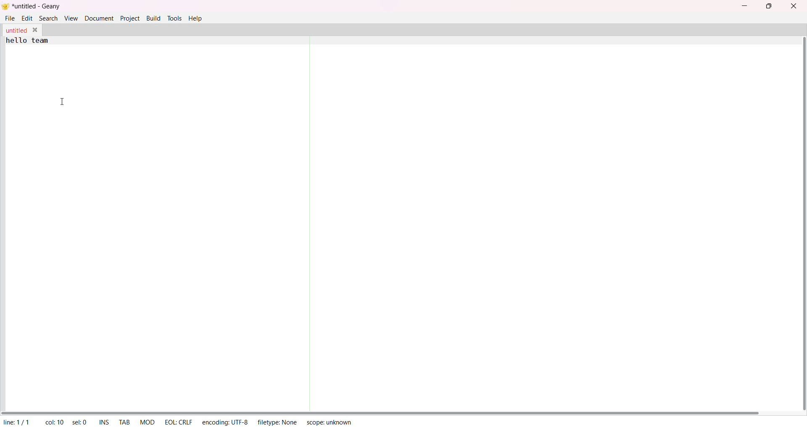 This screenshot has height=427, width=807. What do you see at coordinates (37, 7) in the screenshot?
I see `untitled - geany` at bounding box center [37, 7].